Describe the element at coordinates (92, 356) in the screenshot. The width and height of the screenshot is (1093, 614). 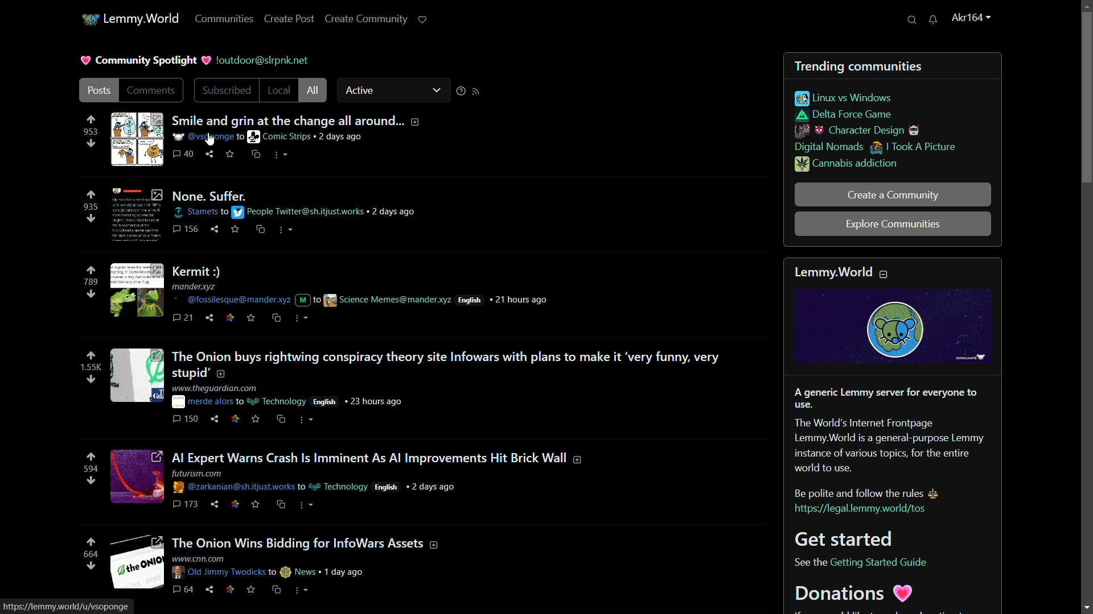
I see `upvote` at that location.